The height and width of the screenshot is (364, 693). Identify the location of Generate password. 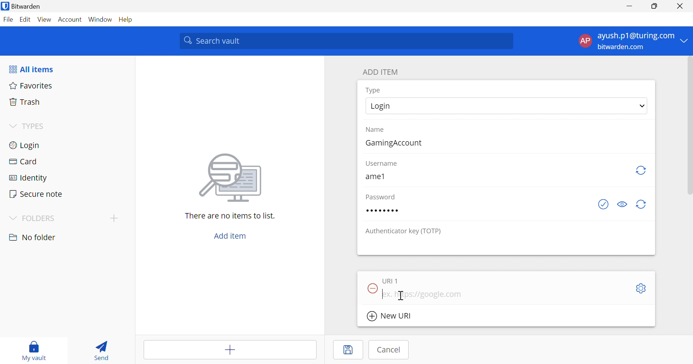
(605, 205).